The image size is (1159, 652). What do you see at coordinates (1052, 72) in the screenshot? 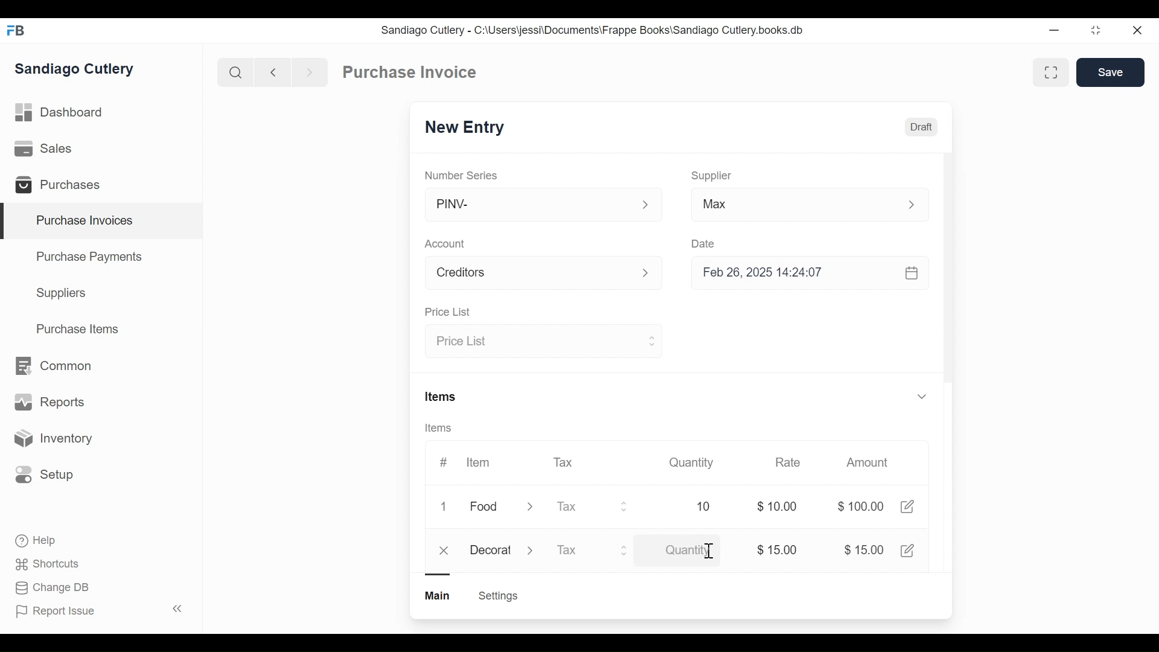
I see `Toggle between form and full view` at bounding box center [1052, 72].